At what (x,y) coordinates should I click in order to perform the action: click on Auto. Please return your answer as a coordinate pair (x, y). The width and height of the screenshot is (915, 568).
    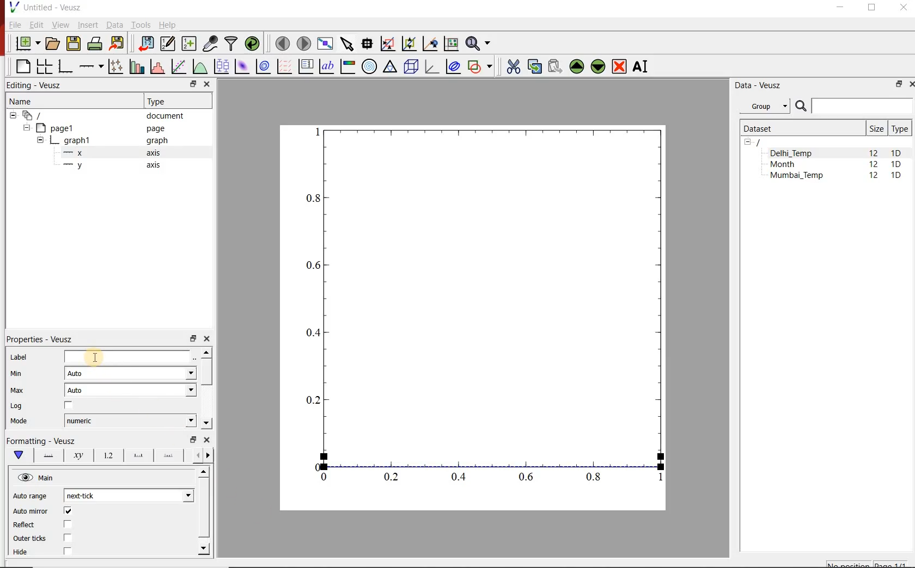
    Looking at the image, I should click on (130, 390).